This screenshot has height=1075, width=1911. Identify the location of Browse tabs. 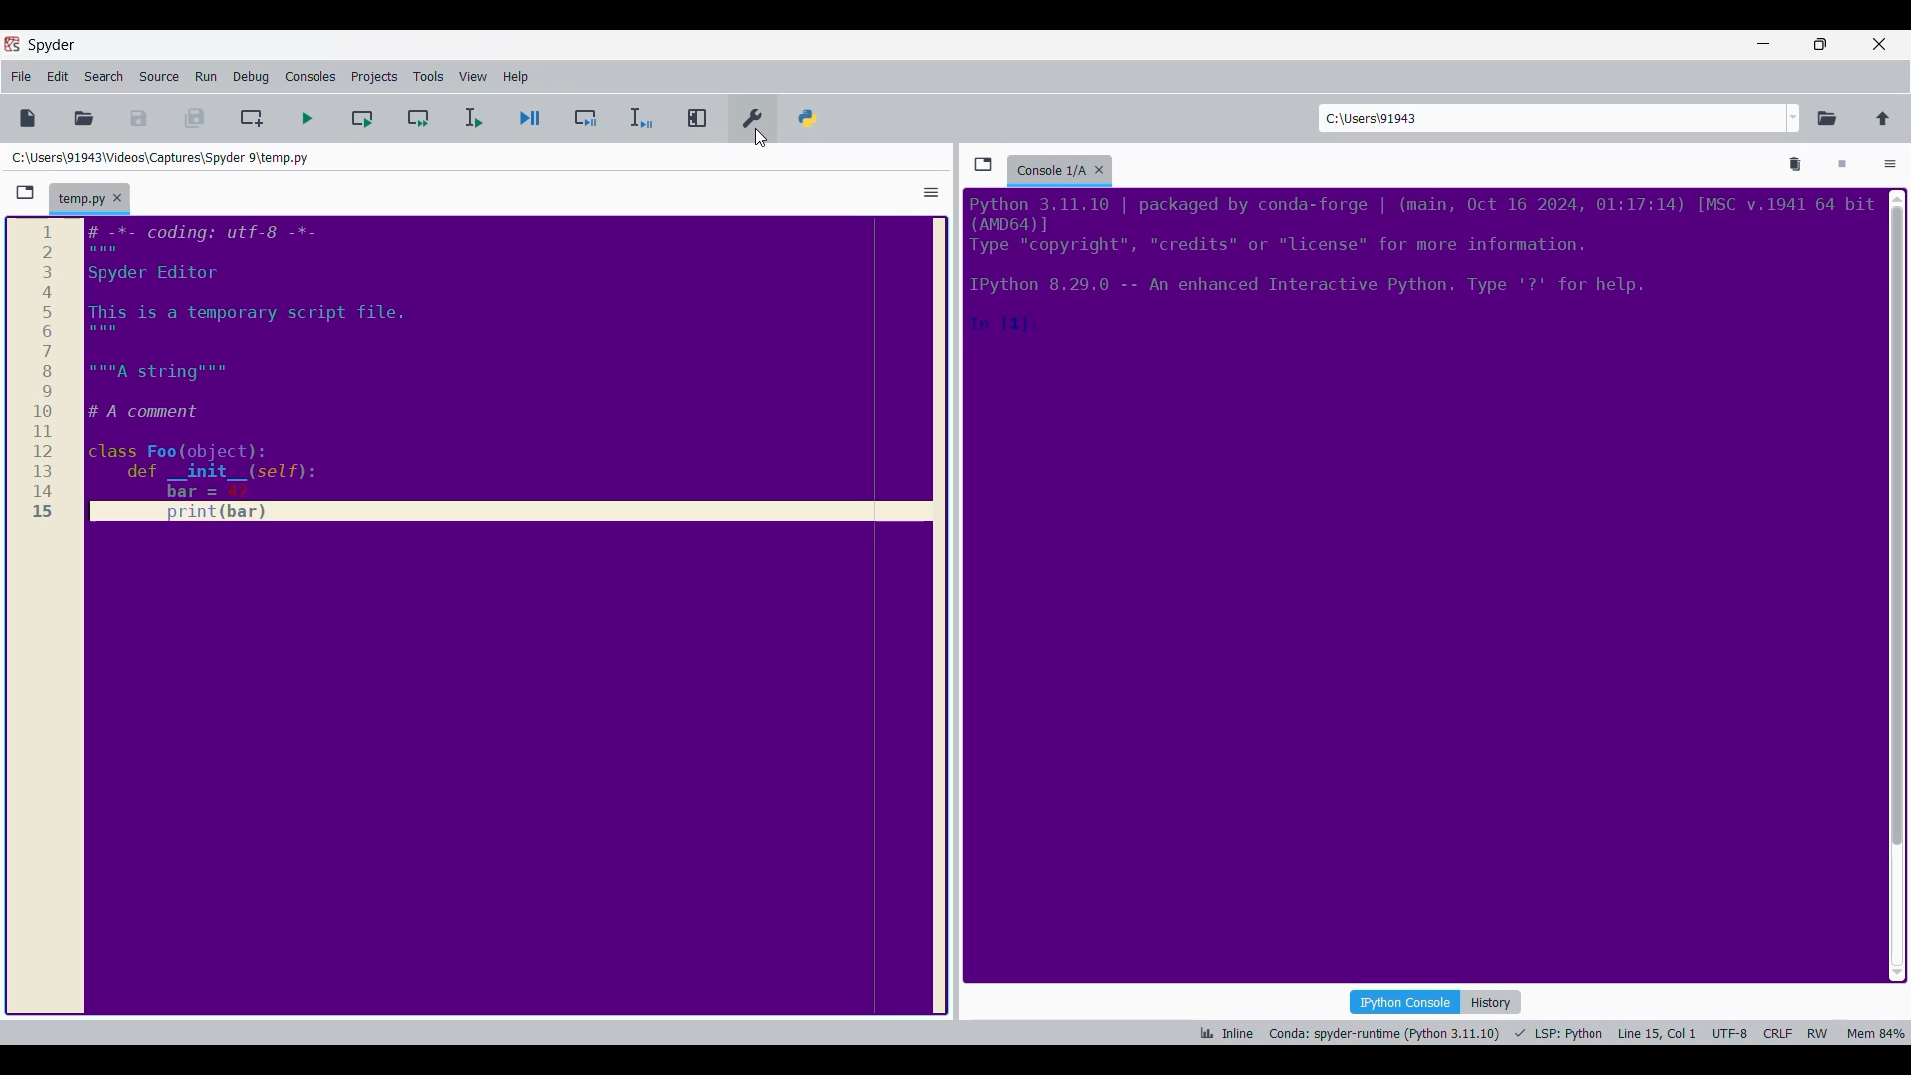
(25, 192).